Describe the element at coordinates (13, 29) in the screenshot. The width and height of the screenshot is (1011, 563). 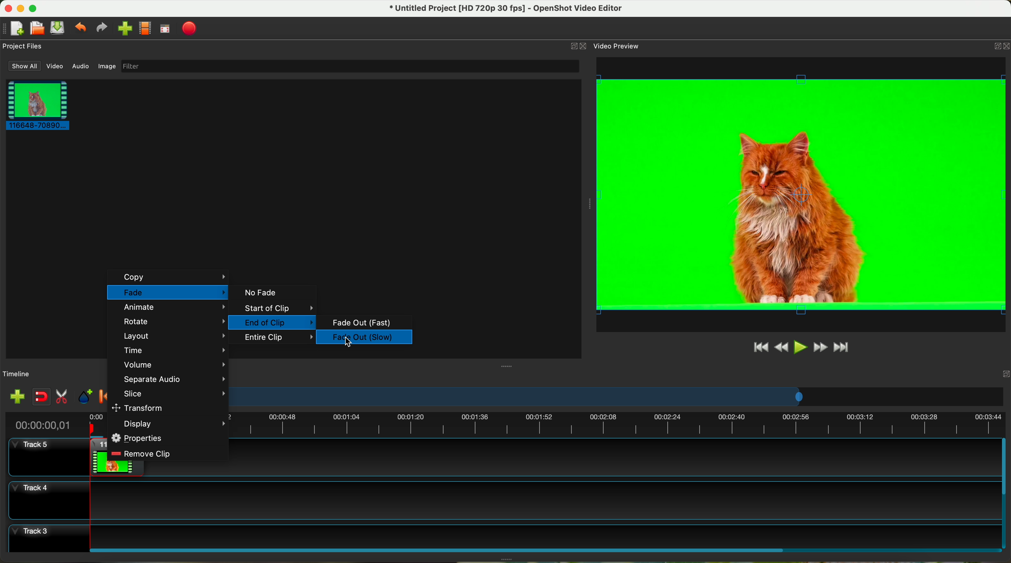
I see `new project` at that location.